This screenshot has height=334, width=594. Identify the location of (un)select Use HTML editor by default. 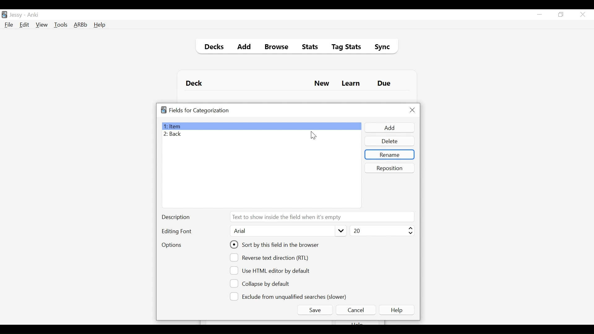
(272, 270).